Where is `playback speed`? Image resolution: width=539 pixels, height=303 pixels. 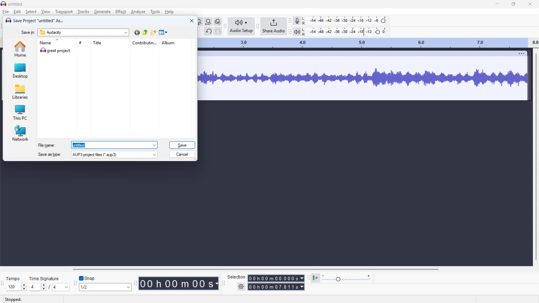 playback speed is located at coordinates (346, 278).